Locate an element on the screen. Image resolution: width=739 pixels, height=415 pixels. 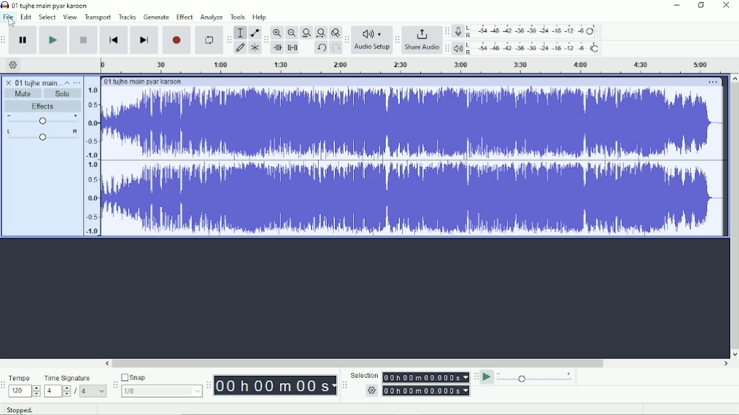
Minimize is located at coordinates (677, 6).